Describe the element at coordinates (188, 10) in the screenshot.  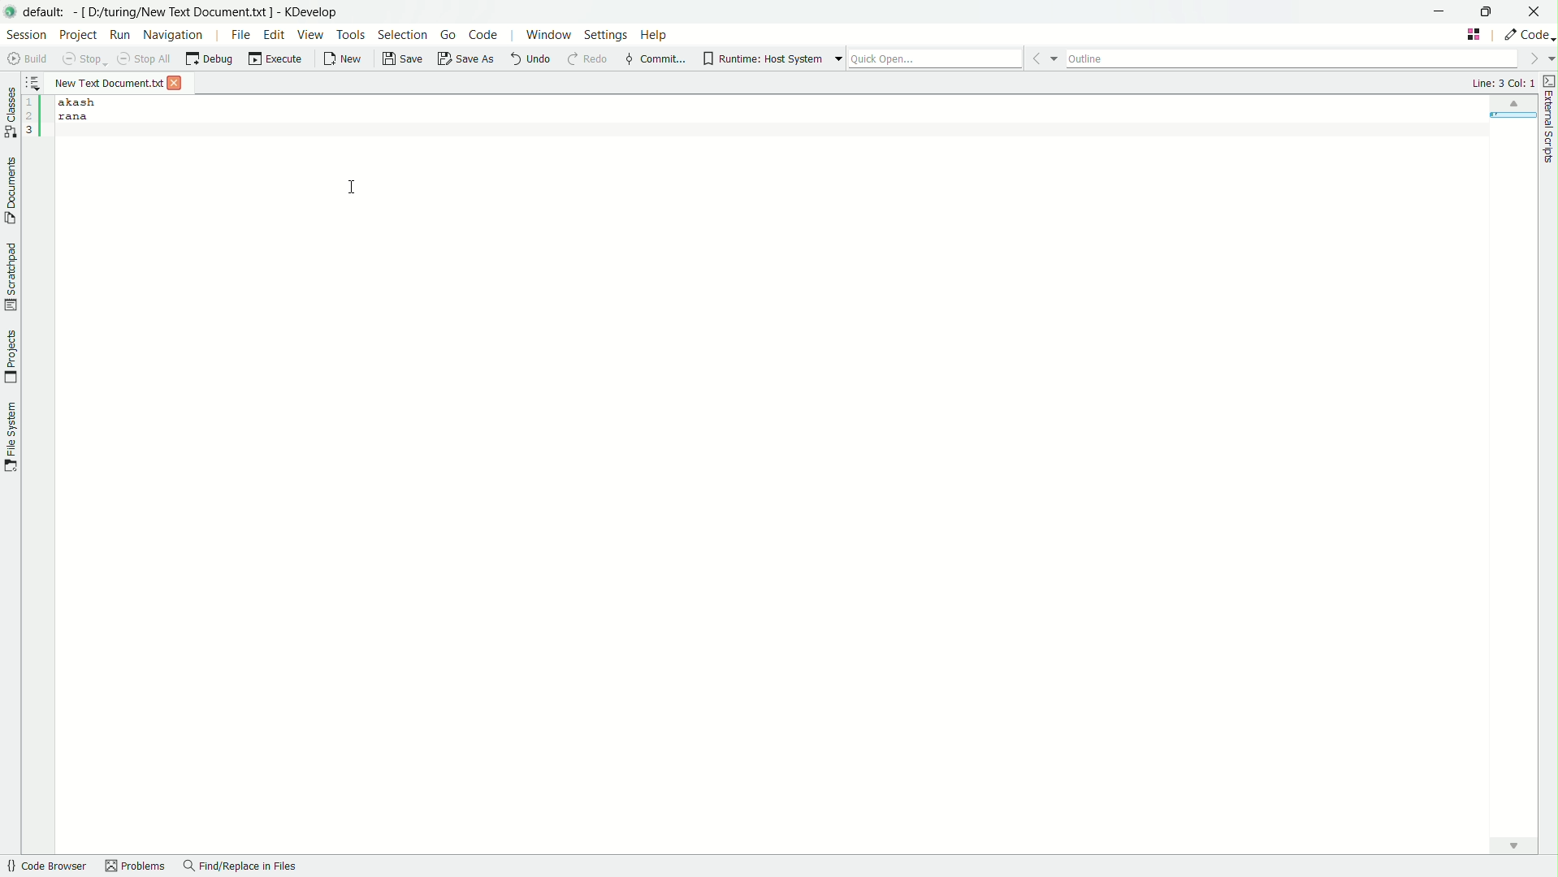
I see `default: - [ D:/turing/New Text Document.txt ] - KDevelop` at that location.